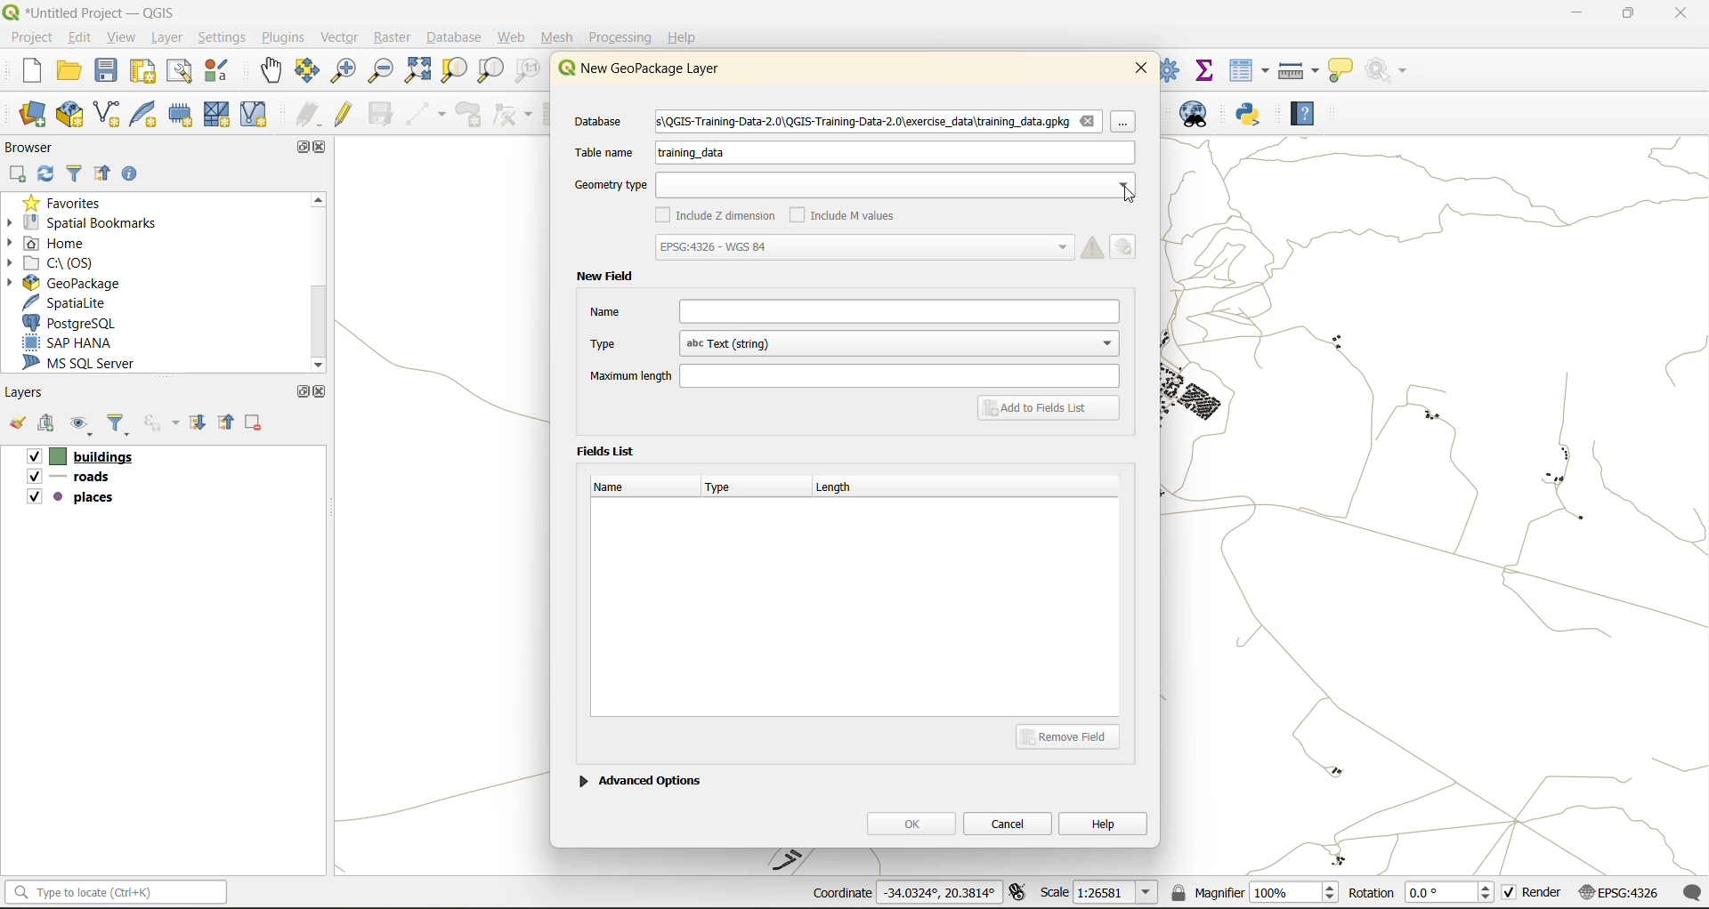  Describe the element at coordinates (302, 391) in the screenshot. I see `maximize` at that location.